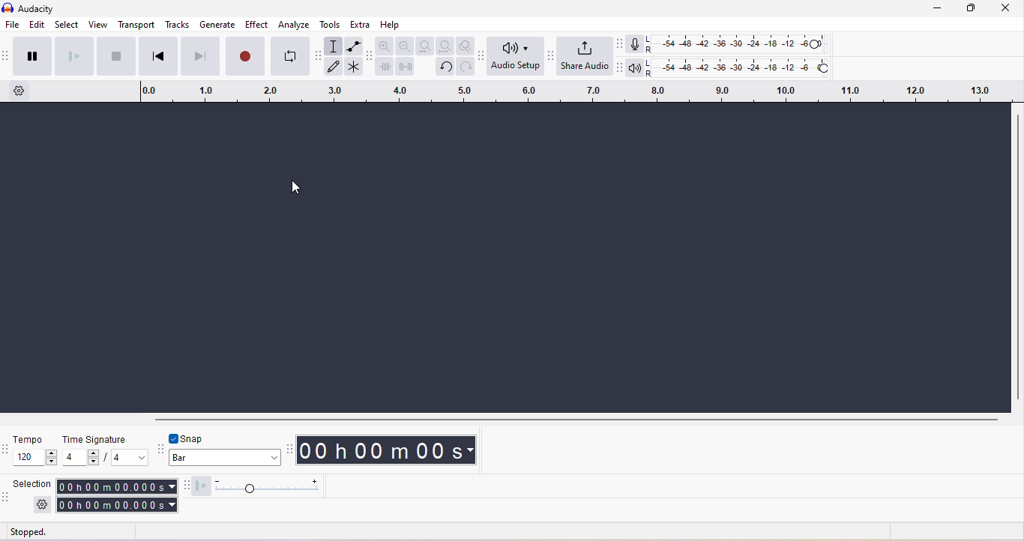 This screenshot has height=541, width=1024. What do you see at coordinates (404, 67) in the screenshot?
I see `silence audio selection` at bounding box center [404, 67].